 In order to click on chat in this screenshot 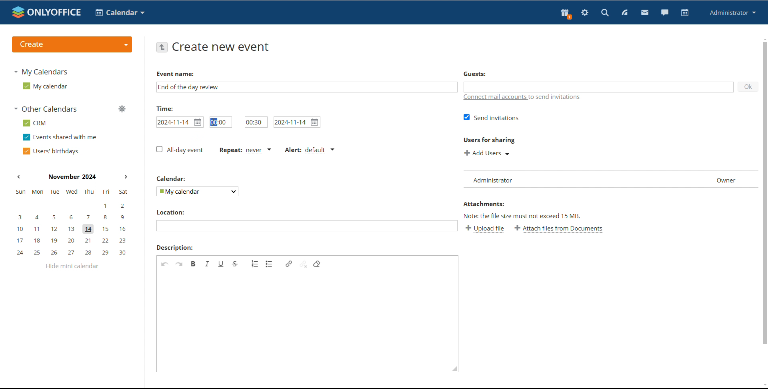, I will do `click(665, 13)`.